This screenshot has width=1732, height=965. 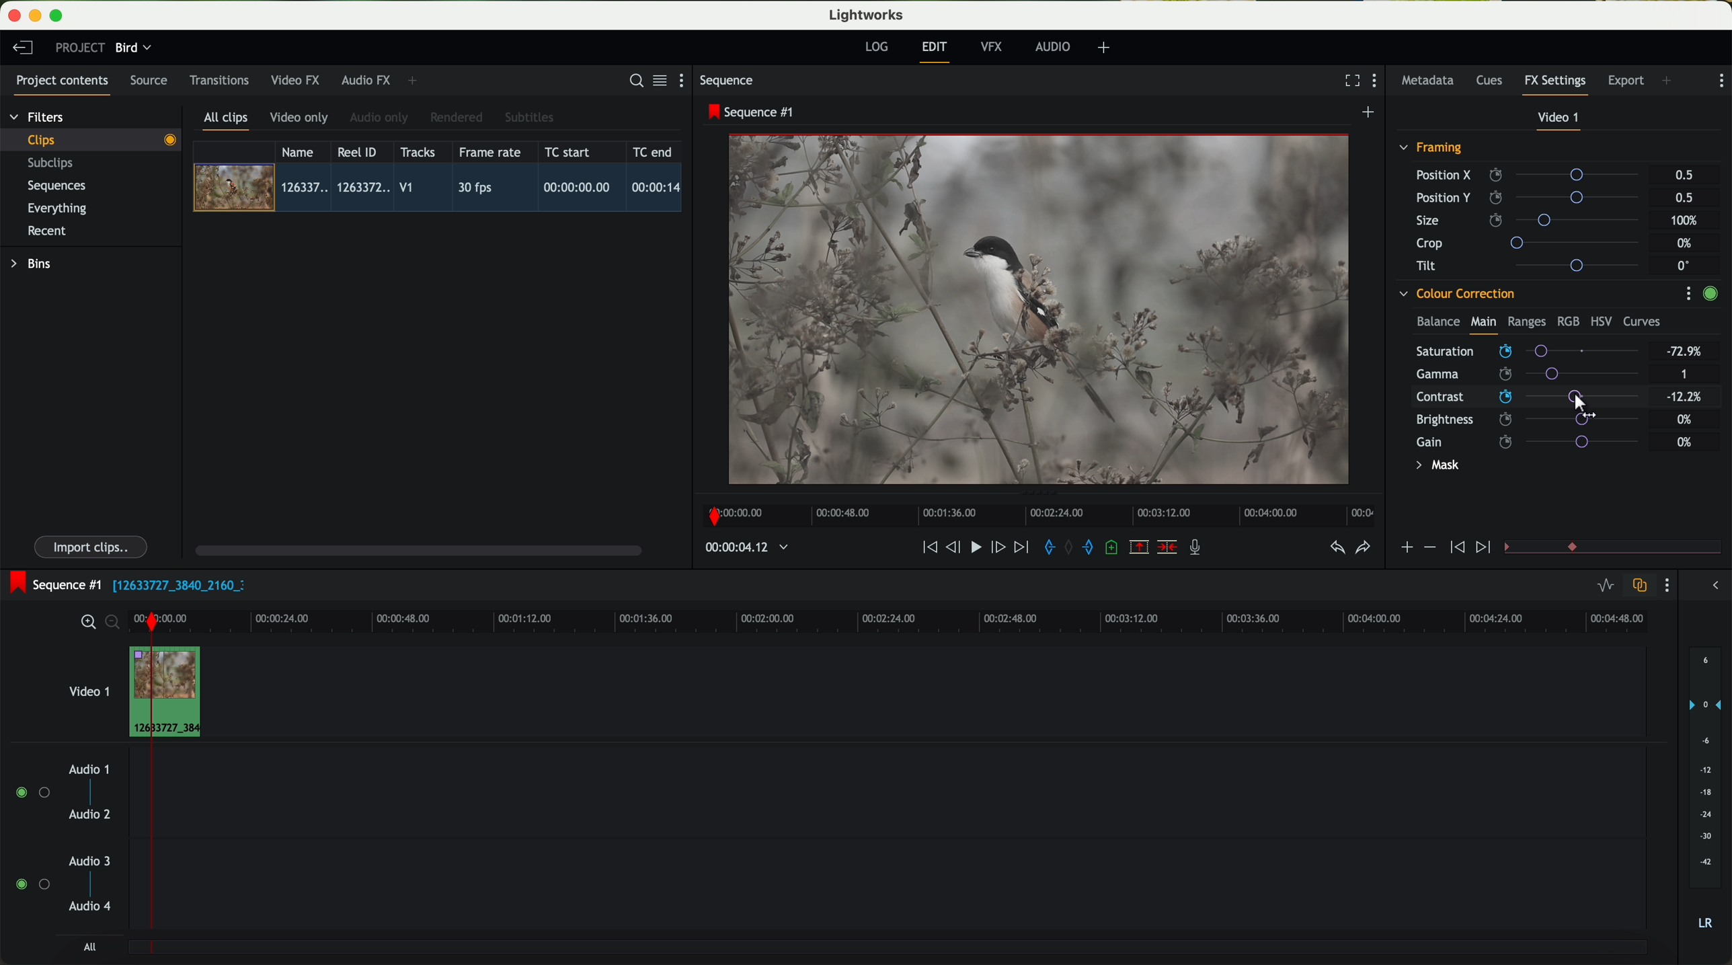 I want to click on audio, so click(x=1053, y=46).